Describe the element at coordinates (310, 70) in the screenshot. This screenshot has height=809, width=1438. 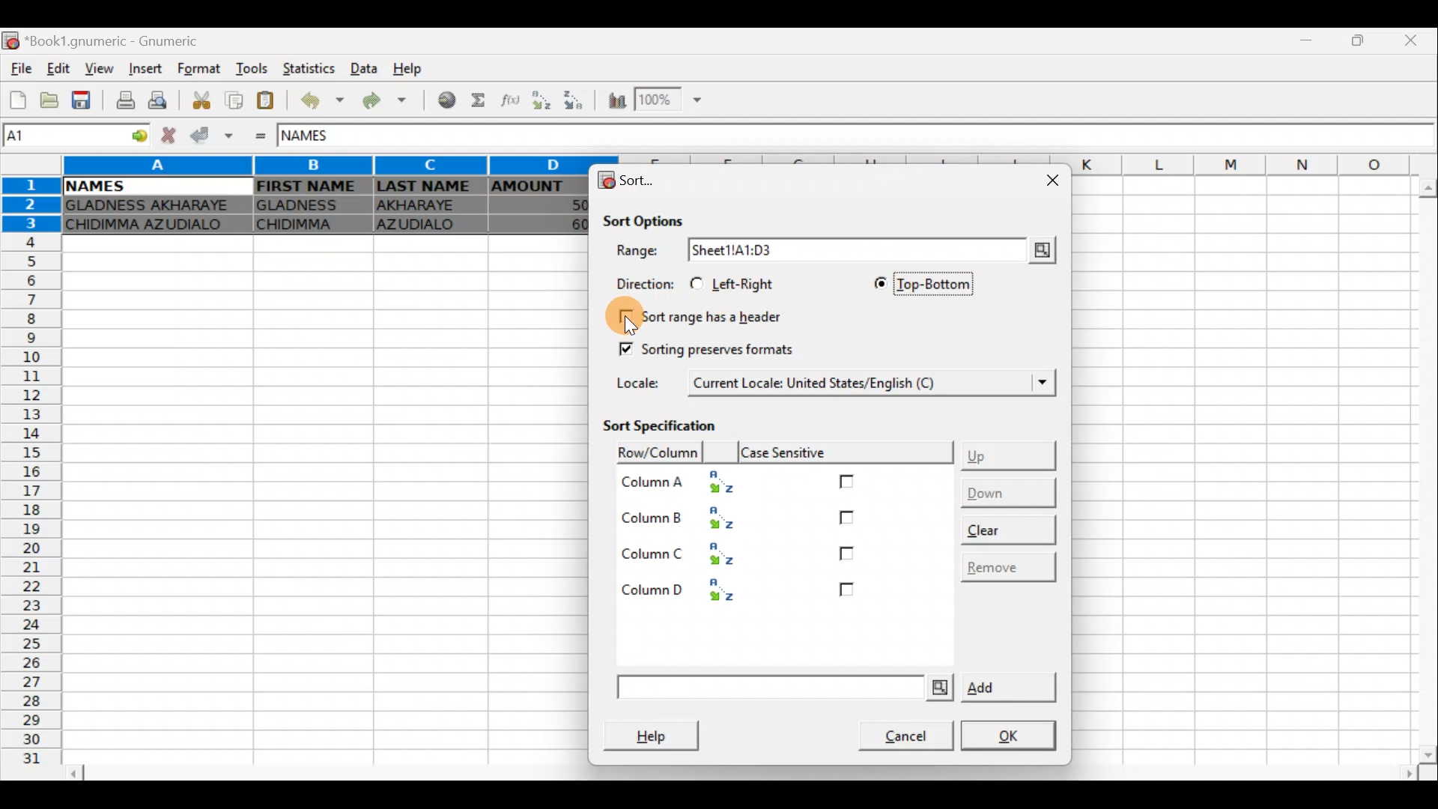
I see `Statistics` at that location.